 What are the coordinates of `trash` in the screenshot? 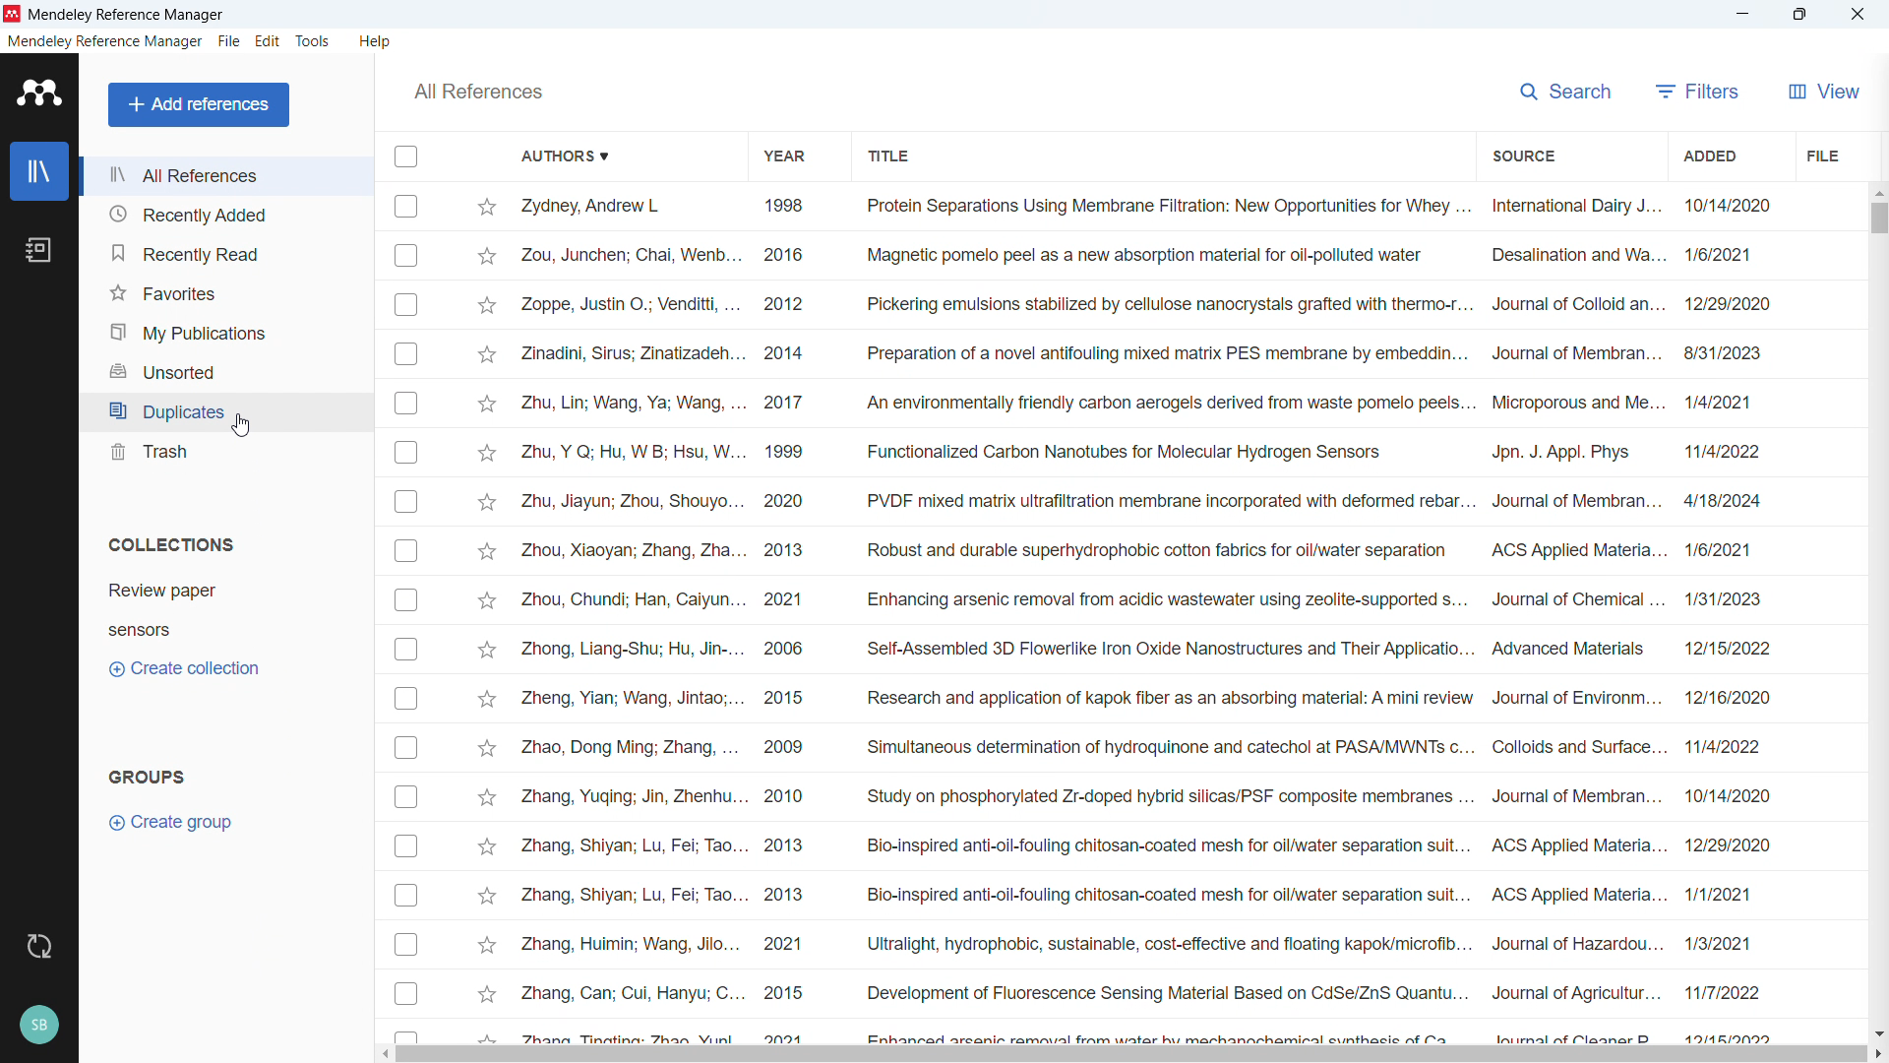 It's located at (224, 451).